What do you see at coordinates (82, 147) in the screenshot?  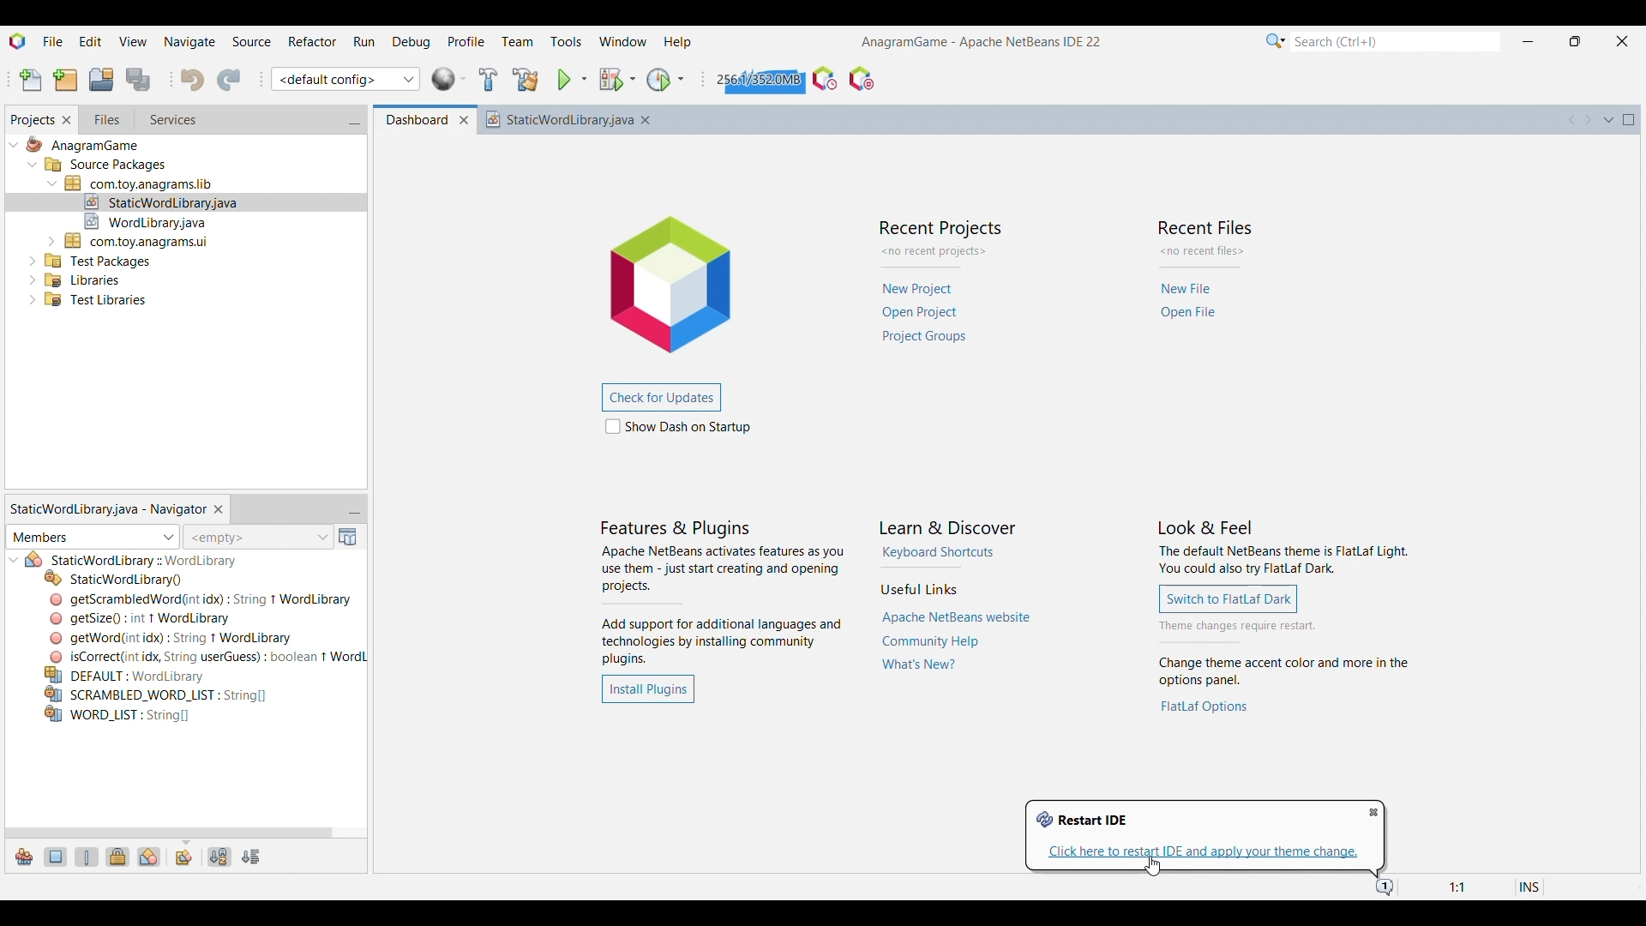 I see `` at bounding box center [82, 147].